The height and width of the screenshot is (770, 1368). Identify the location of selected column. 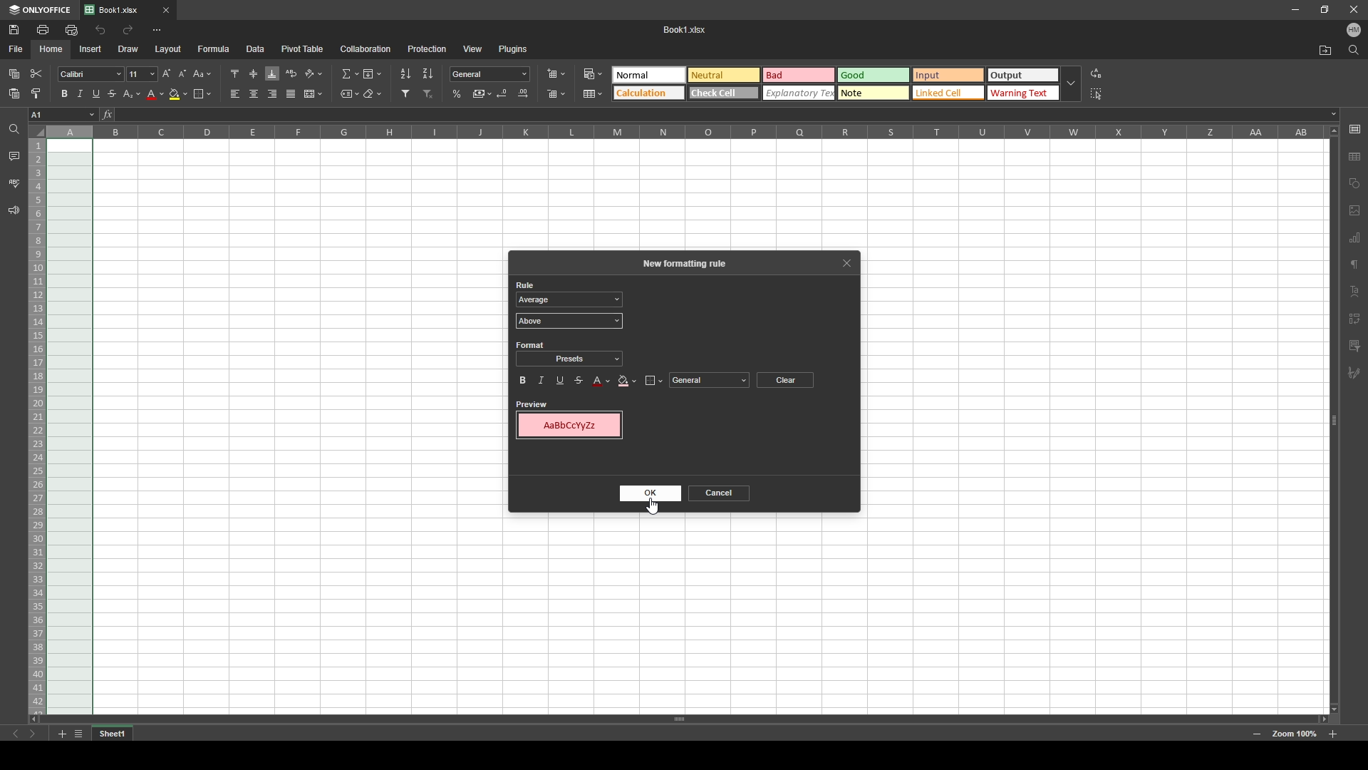
(70, 132).